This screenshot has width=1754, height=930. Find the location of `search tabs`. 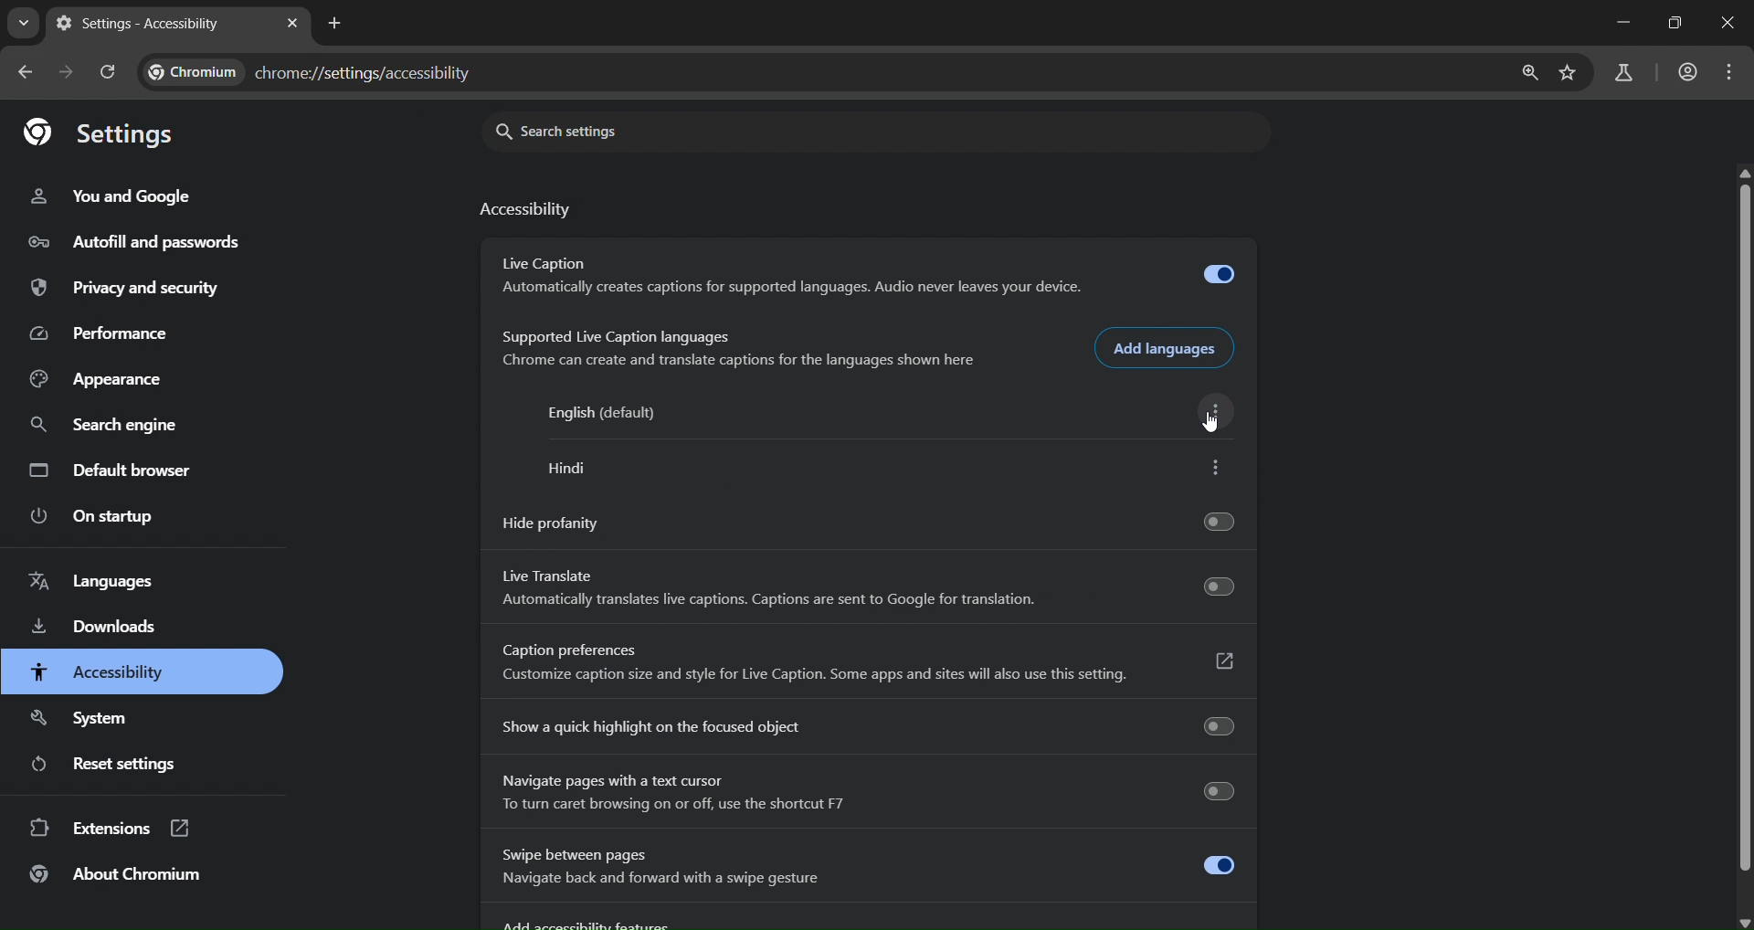

search tabs is located at coordinates (22, 23).